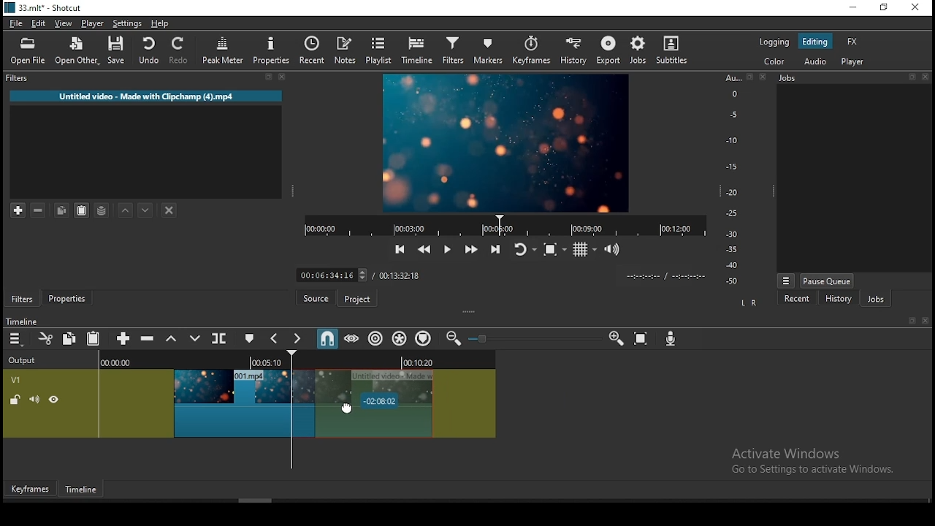 This screenshot has width=935, height=526. I want to click on jobs, so click(875, 300).